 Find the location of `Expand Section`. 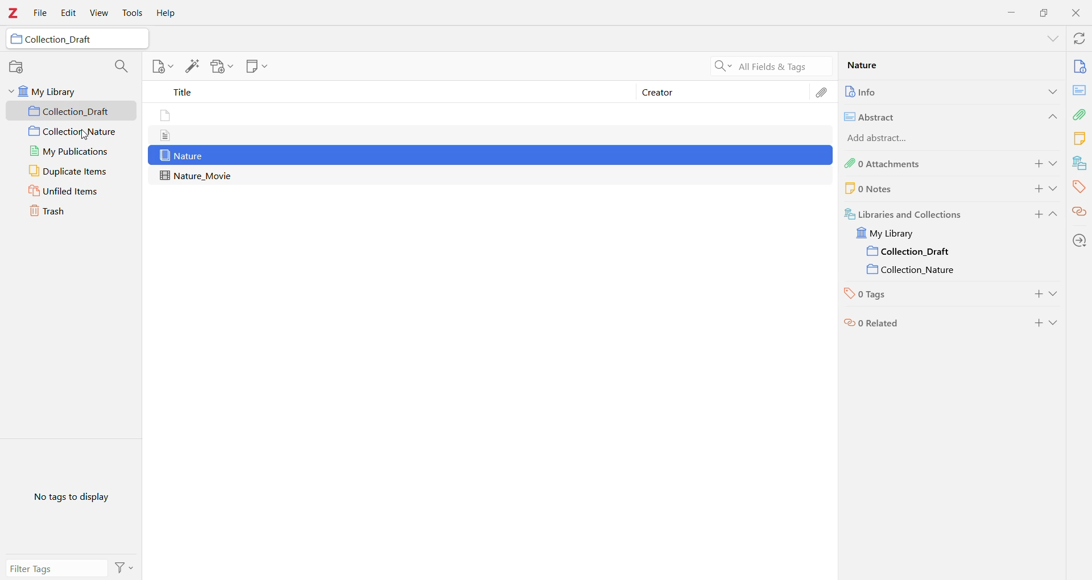

Expand Section is located at coordinates (1054, 189).